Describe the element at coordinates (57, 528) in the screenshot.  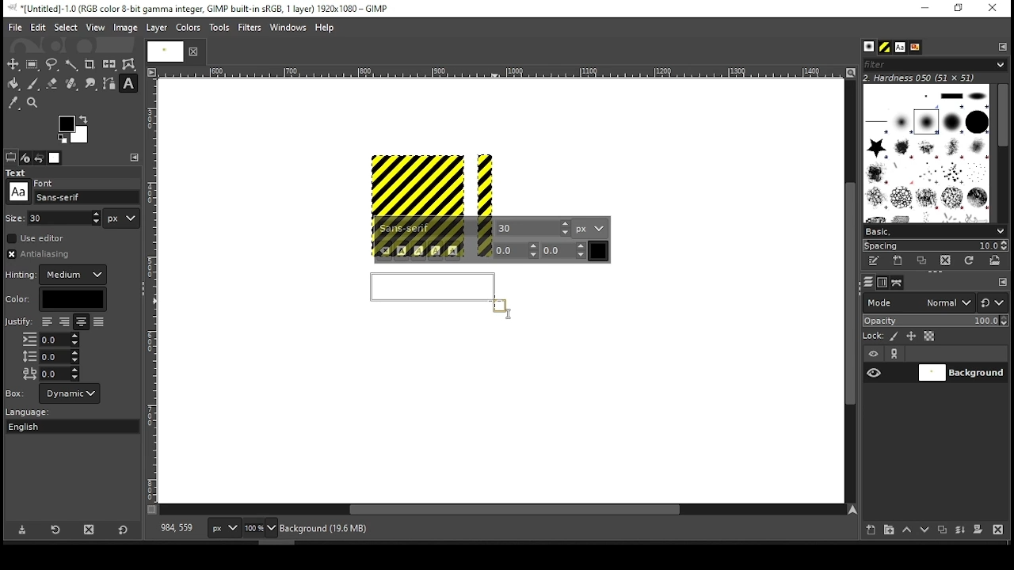
I see `restore tool preset` at that location.